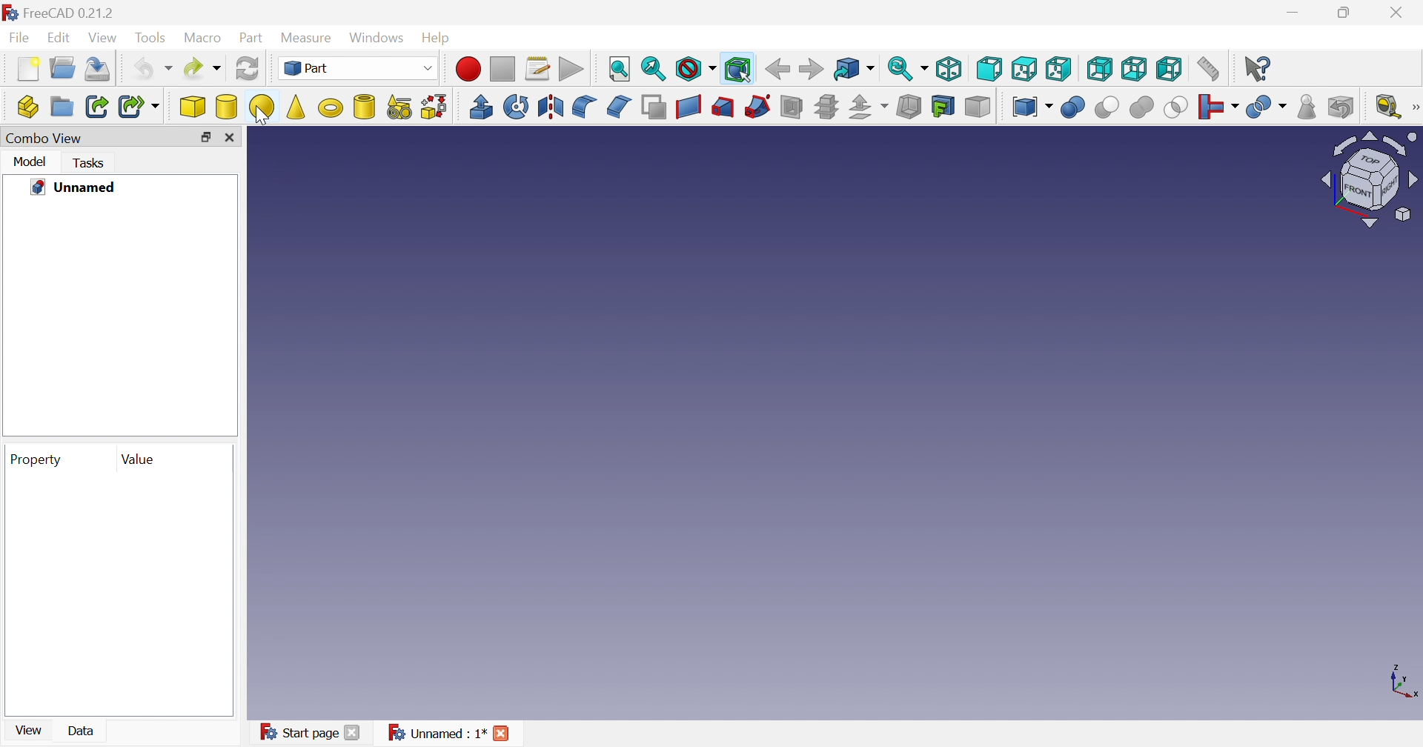 The image size is (1423, 747). I want to click on Compound tools, so click(1029, 107).